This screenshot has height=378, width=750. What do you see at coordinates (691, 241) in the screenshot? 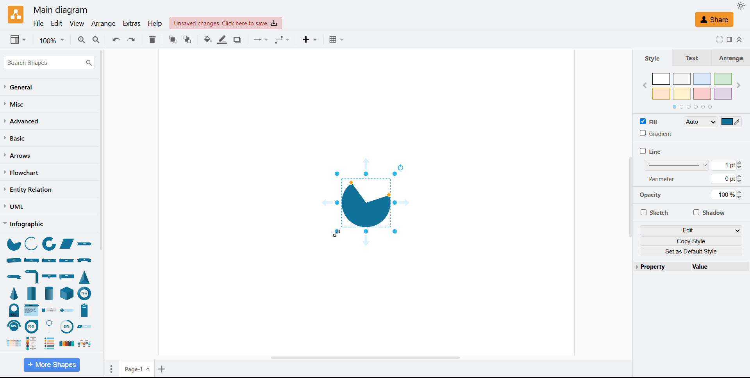
I see `Copy style ` at bounding box center [691, 241].